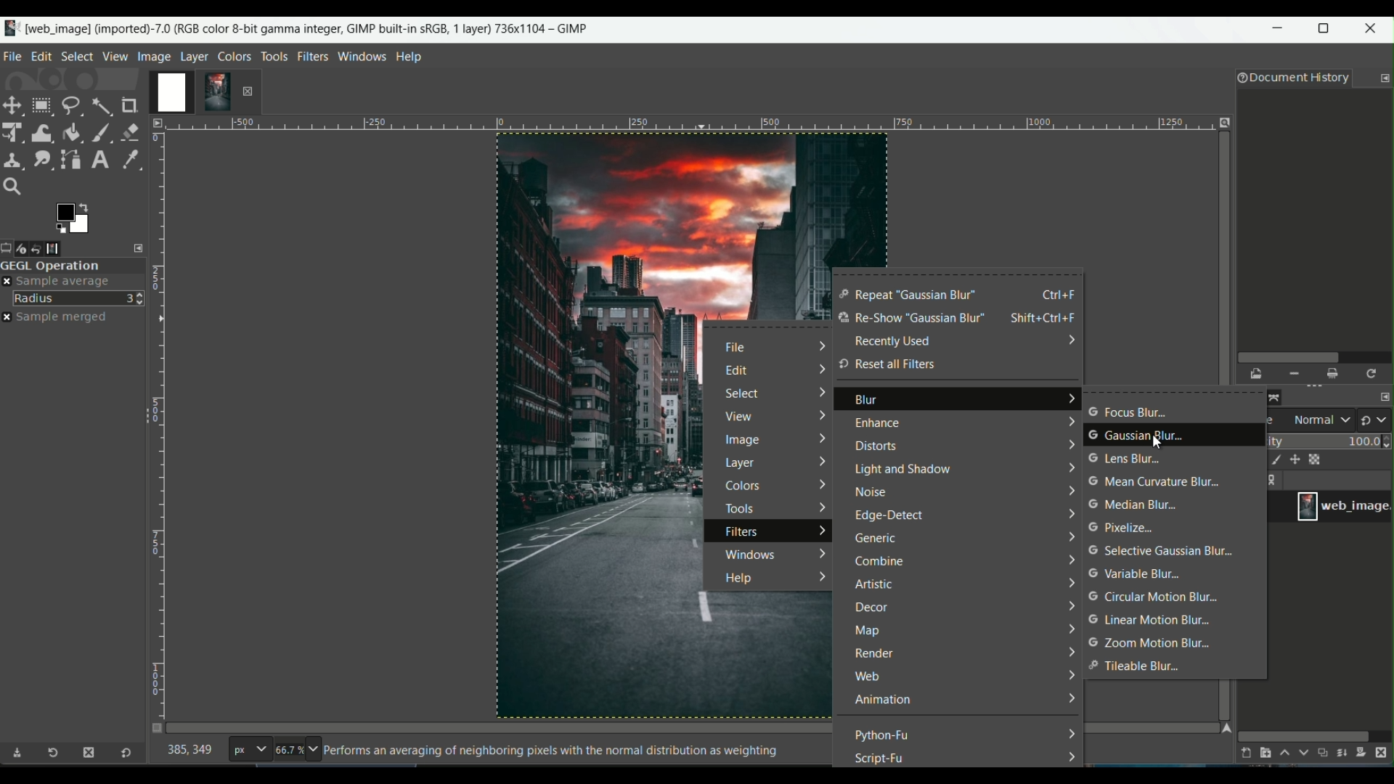 The width and height of the screenshot is (1394, 784). I want to click on app name, so click(295, 27).